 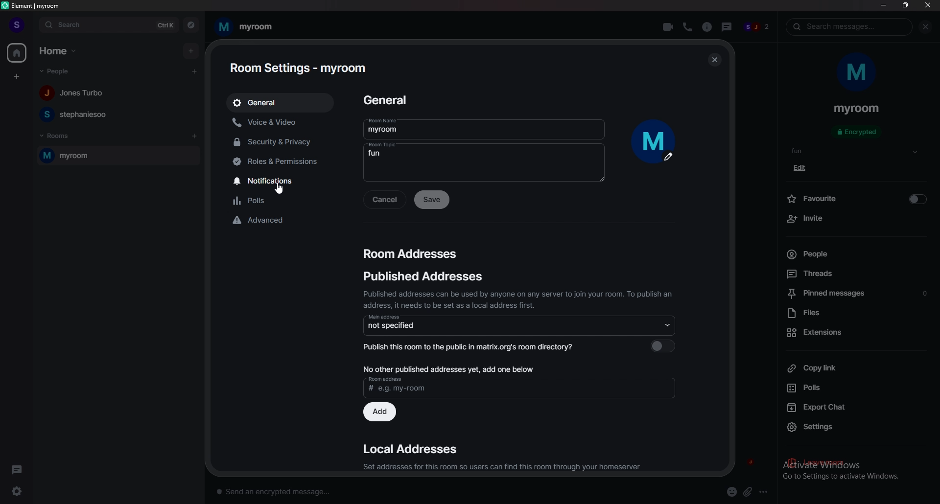 I want to click on add, so click(x=190, y=50).